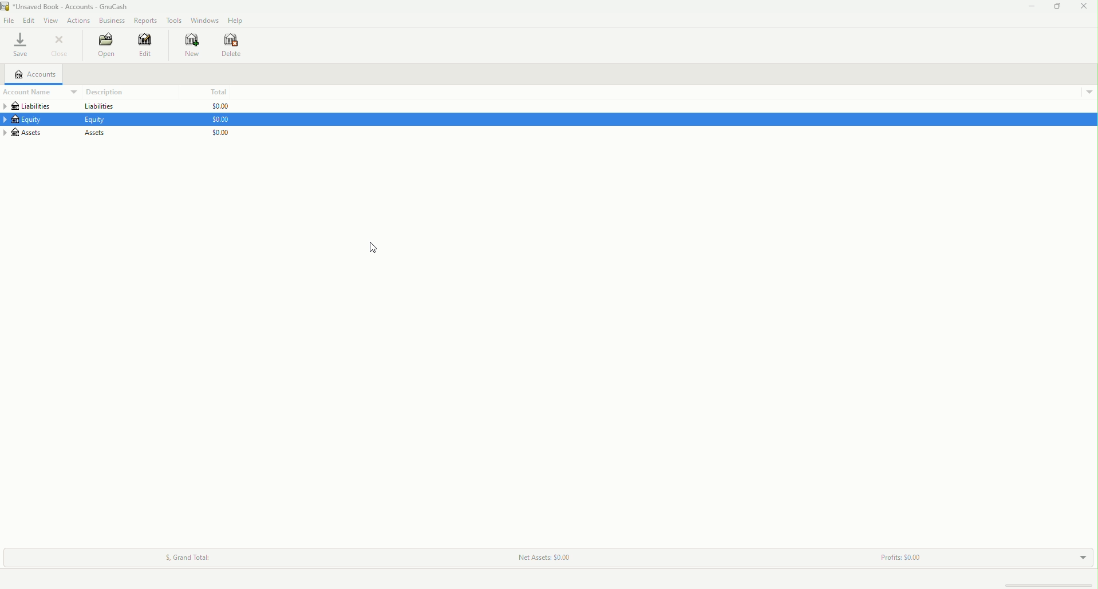 This screenshot has height=589, width=1098. I want to click on Windows, so click(204, 20).